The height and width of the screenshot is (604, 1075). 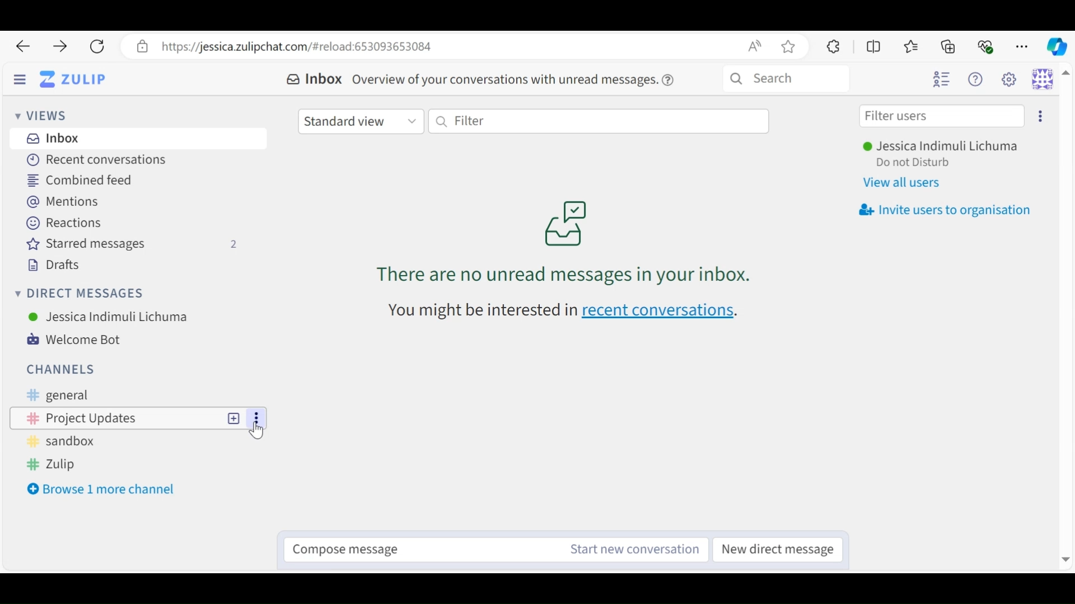 I want to click on Status, so click(x=914, y=163).